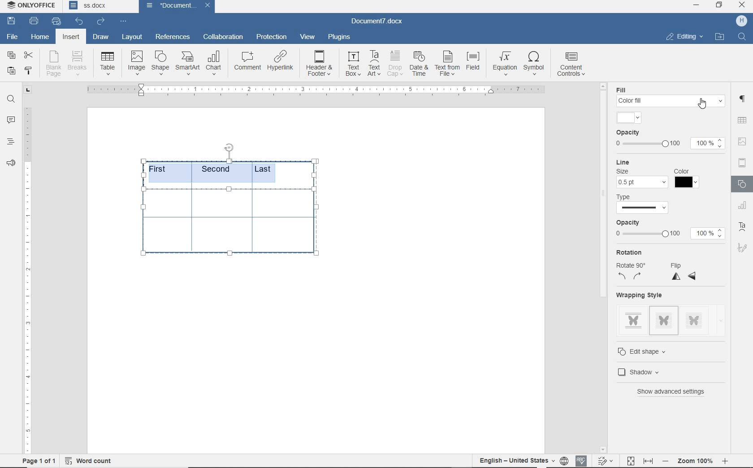 The image size is (753, 468). Describe the element at coordinates (742, 120) in the screenshot. I see `TABLE` at that location.